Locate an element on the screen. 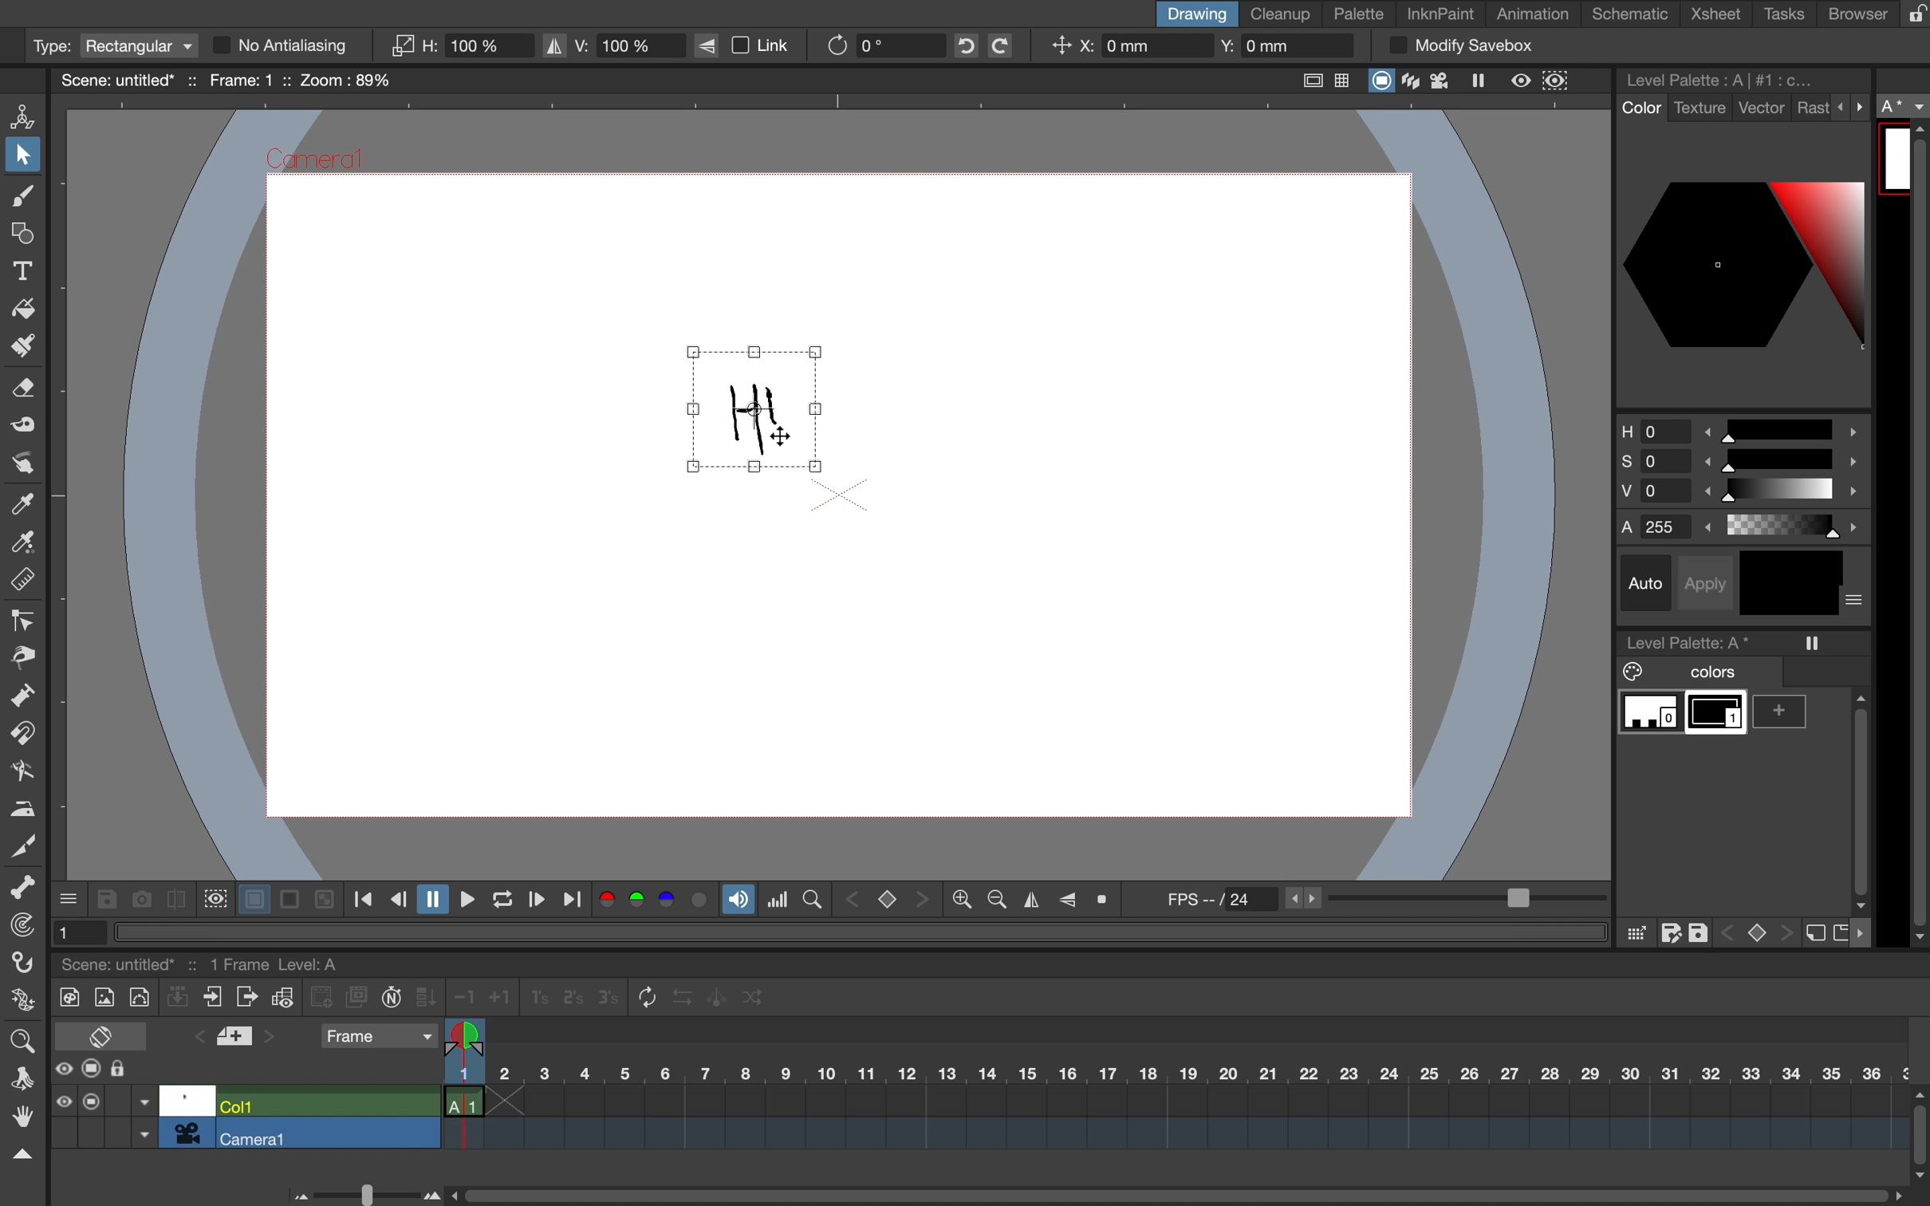 Image resolution: width=1930 pixels, height=1206 pixels. random is located at coordinates (754, 1000).